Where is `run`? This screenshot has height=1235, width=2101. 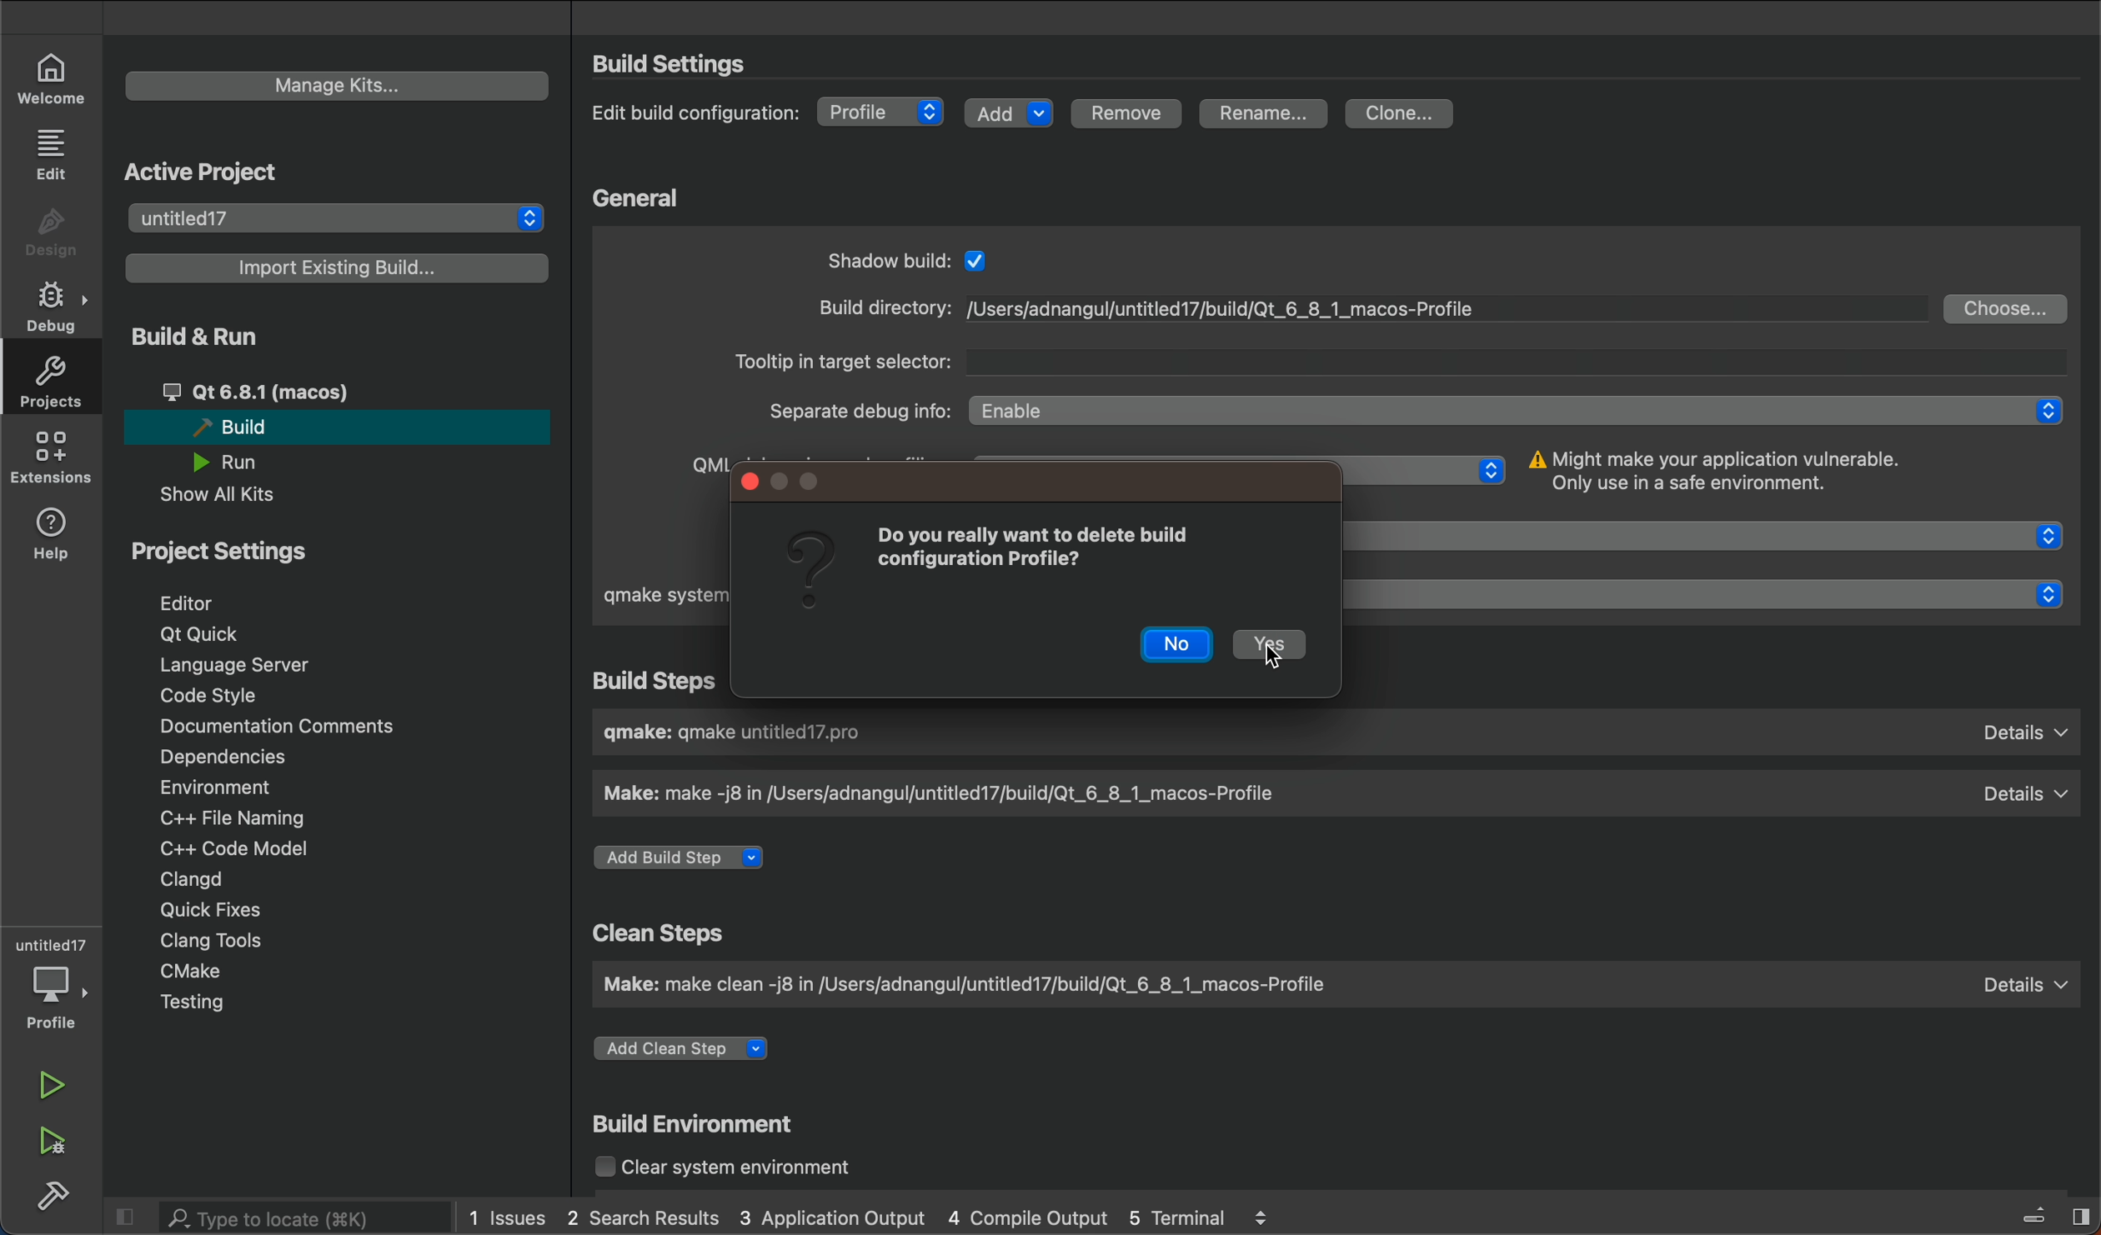
run is located at coordinates (53, 1082).